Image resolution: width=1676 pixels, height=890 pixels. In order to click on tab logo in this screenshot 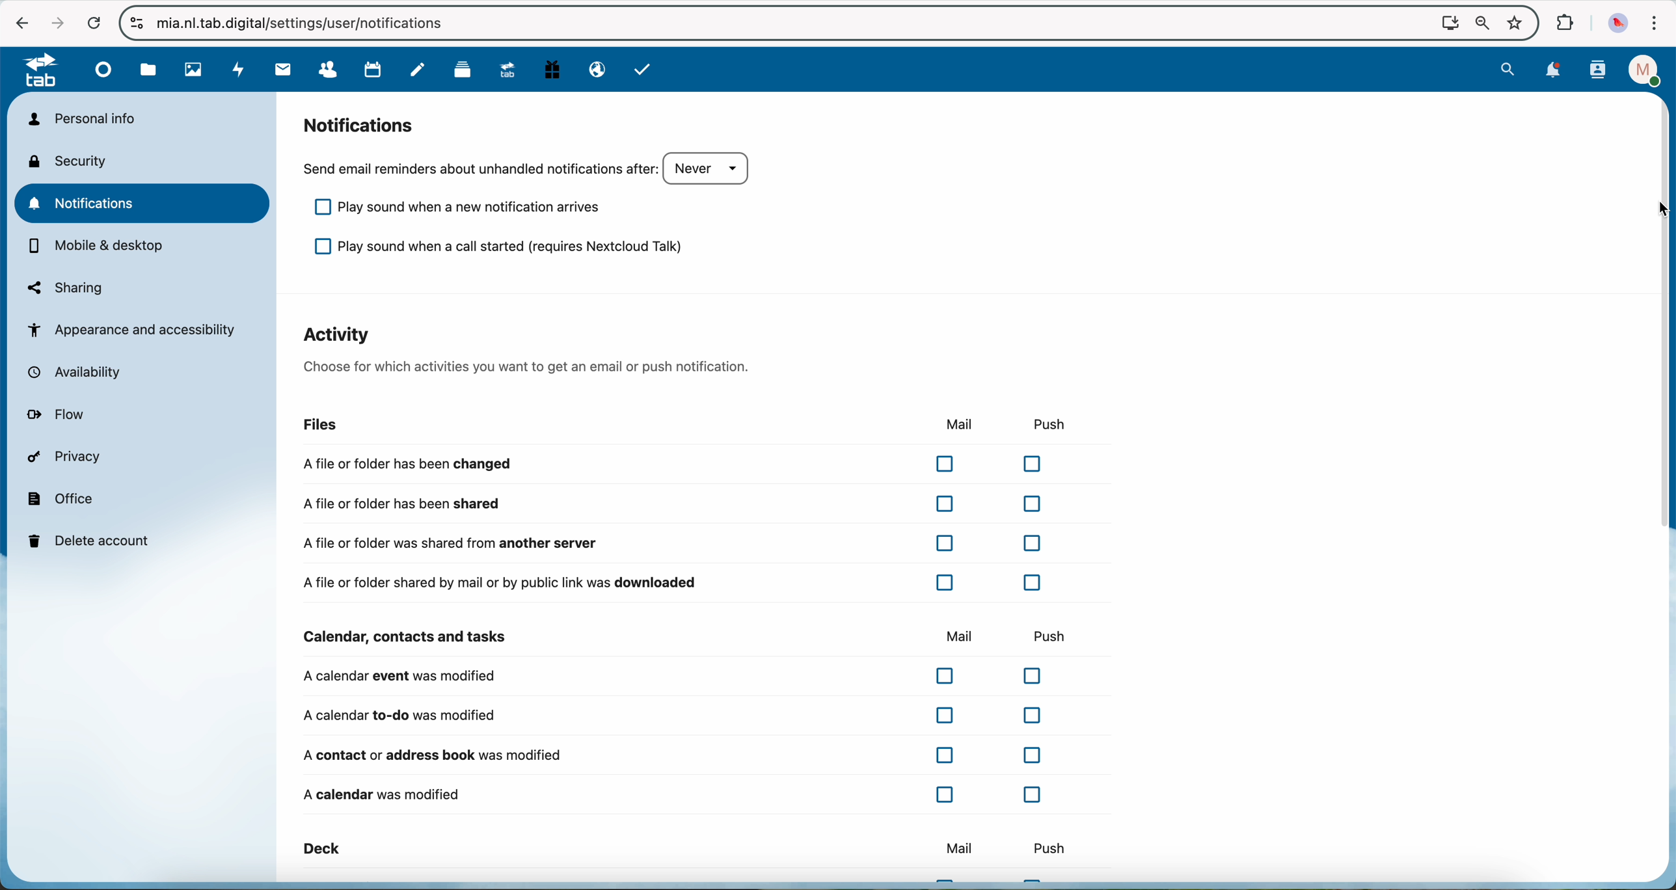, I will do `click(34, 72)`.